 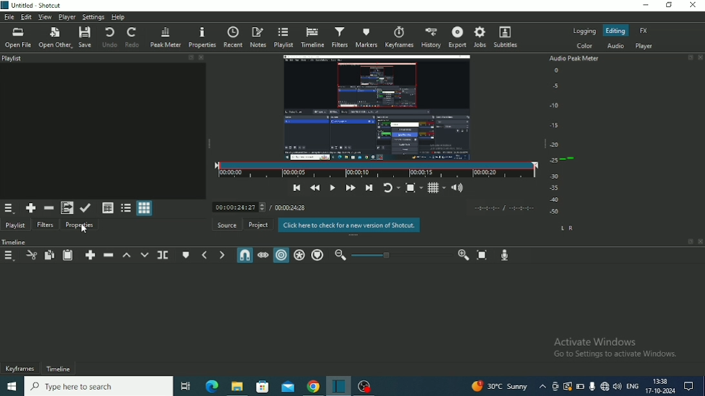 What do you see at coordinates (338, 386) in the screenshot?
I see `Shotcut` at bounding box center [338, 386].